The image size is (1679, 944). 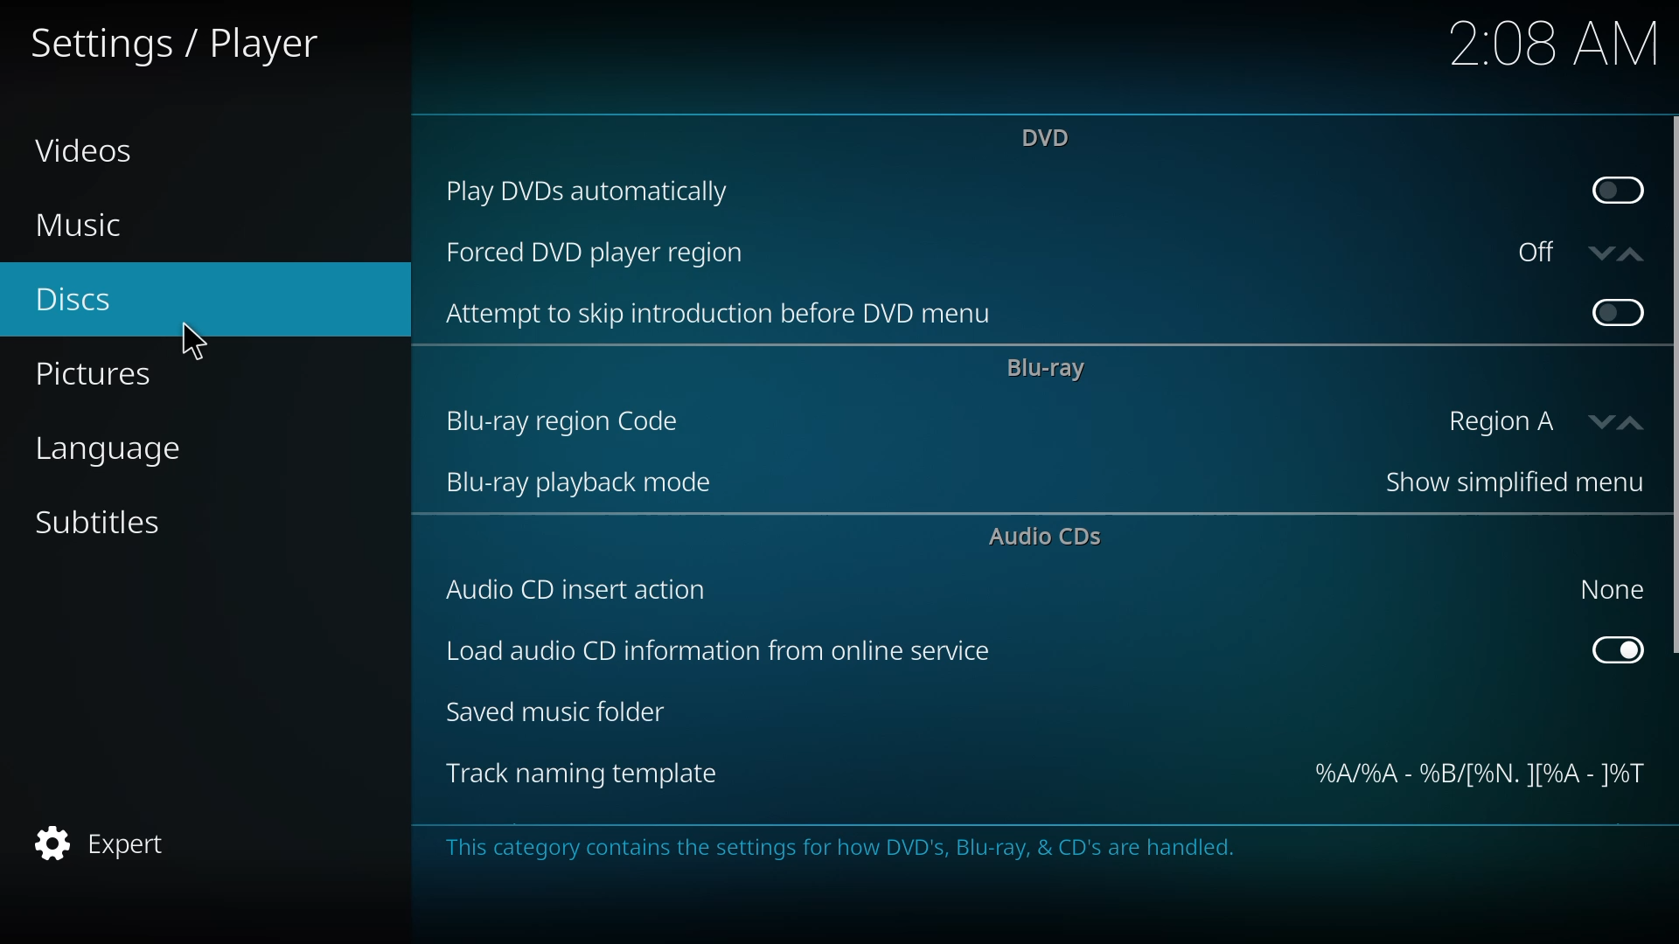 What do you see at coordinates (1478, 775) in the screenshot?
I see `template` at bounding box center [1478, 775].